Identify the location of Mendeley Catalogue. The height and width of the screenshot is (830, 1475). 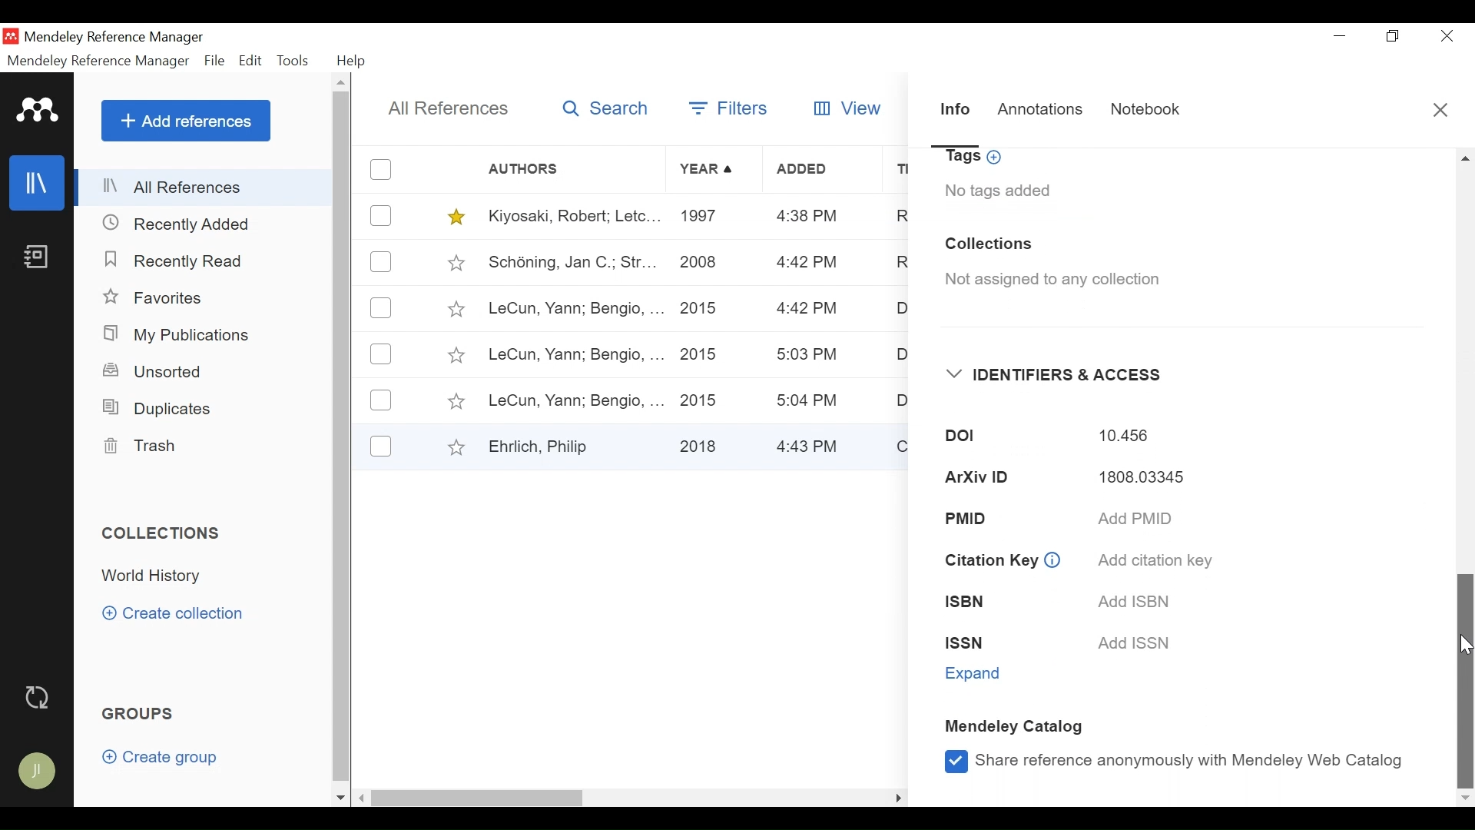
(1018, 729).